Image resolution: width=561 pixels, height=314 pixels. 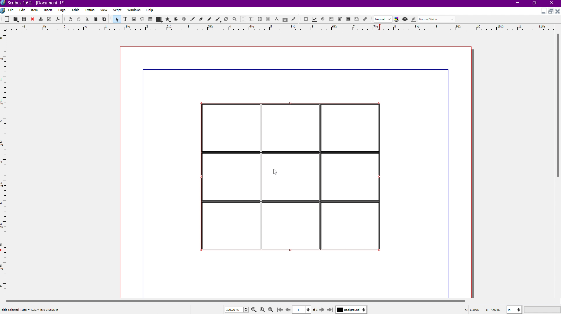 I want to click on Bezier Curve, so click(x=201, y=19).